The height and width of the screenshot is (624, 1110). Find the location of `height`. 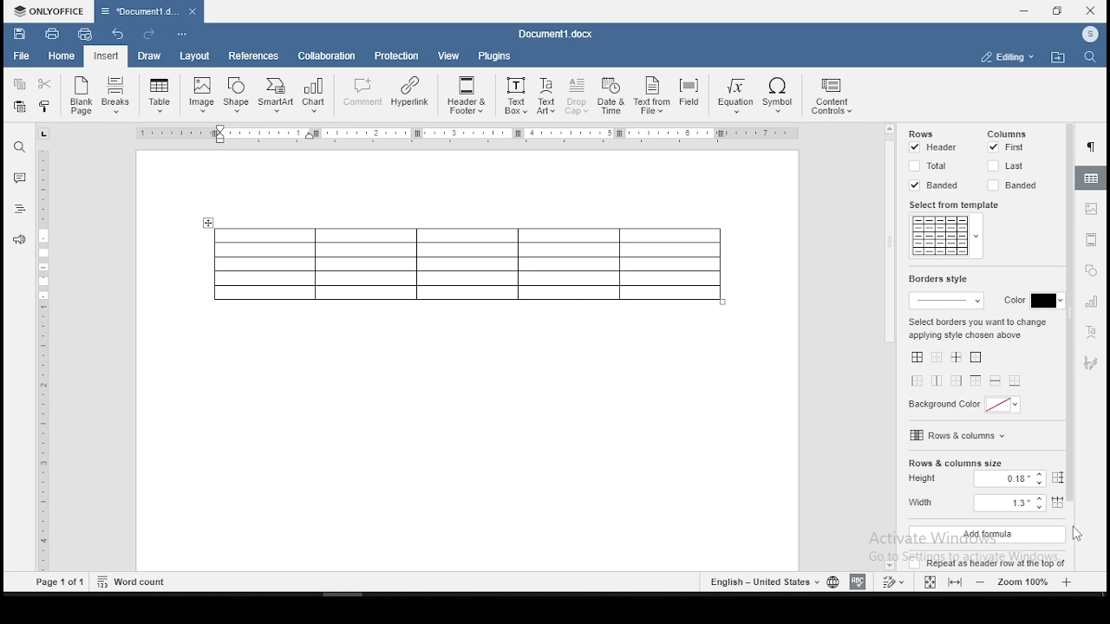

height is located at coordinates (986, 479).